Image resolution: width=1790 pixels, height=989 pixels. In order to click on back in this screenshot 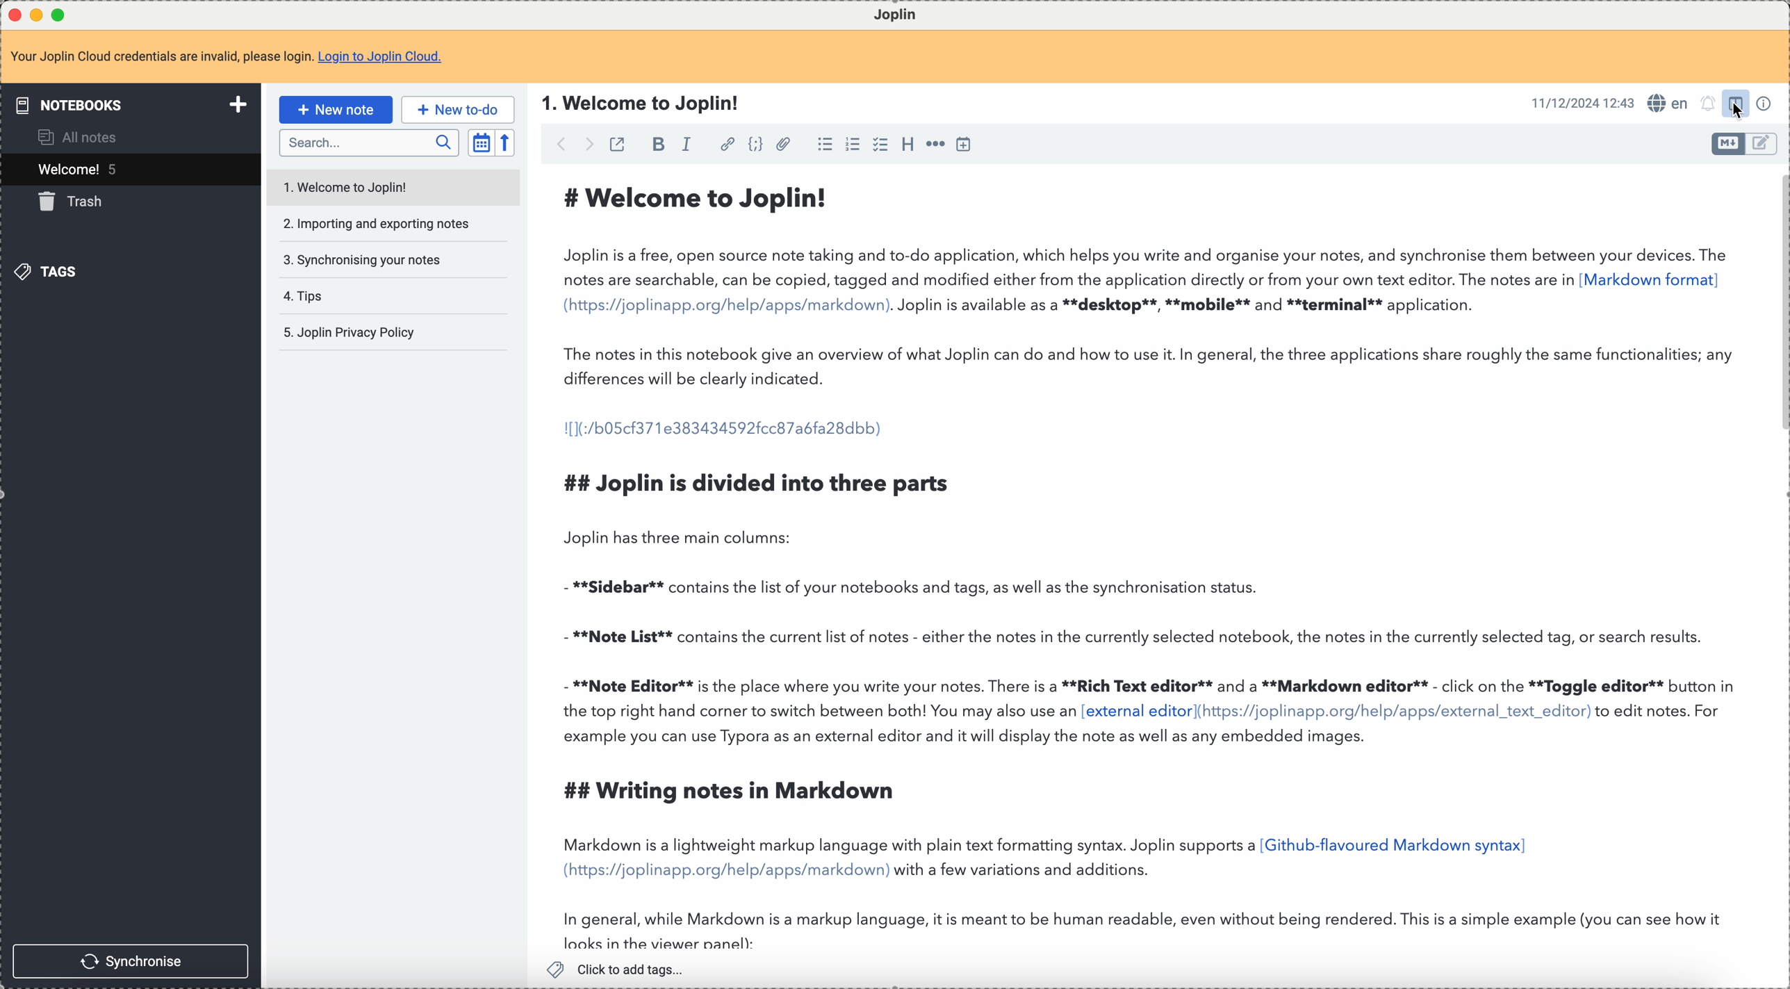, I will do `click(556, 145)`.